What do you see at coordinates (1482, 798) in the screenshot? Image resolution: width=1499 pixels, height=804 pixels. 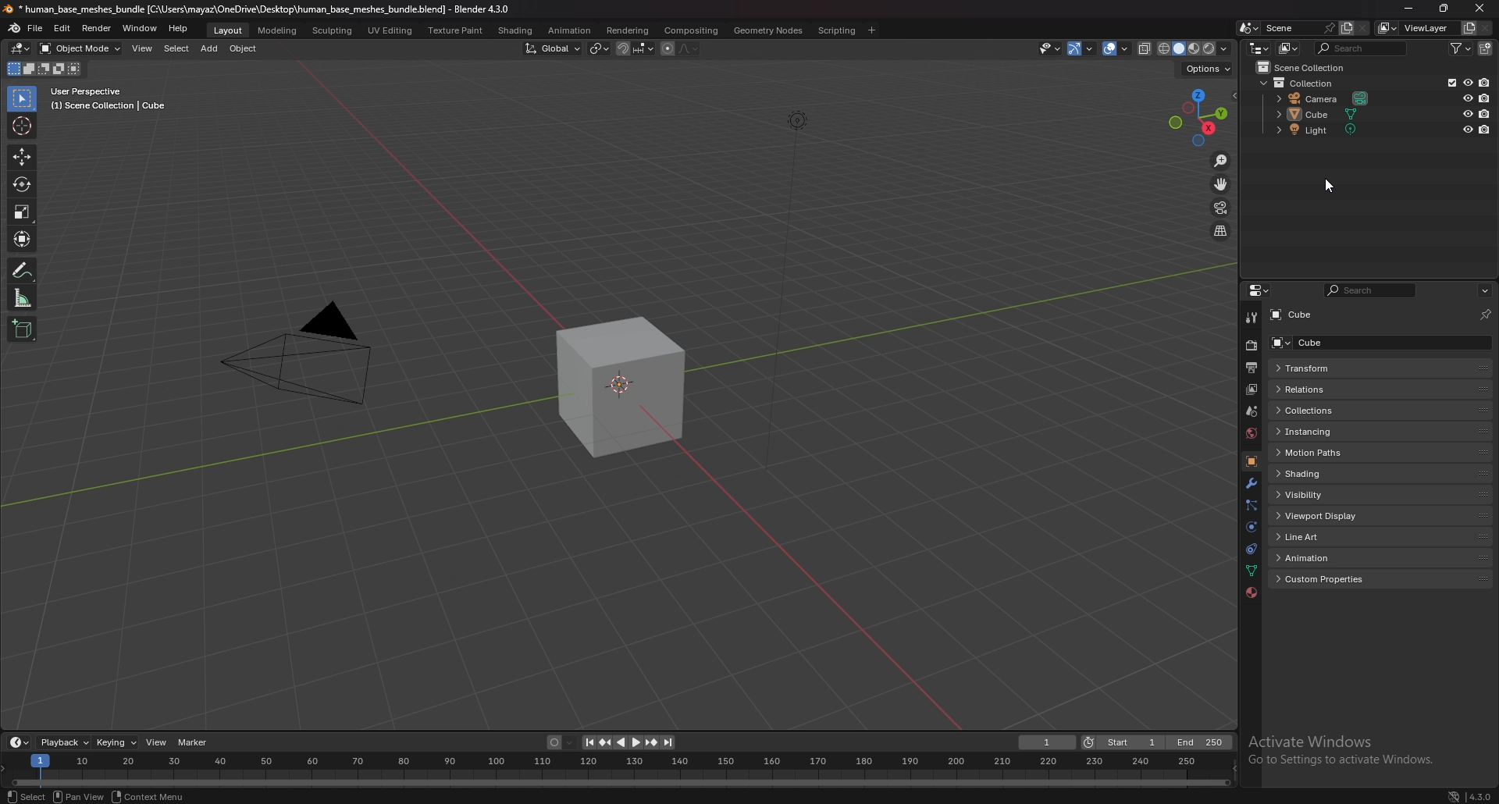 I see `version` at bounding box center [1482, 798].